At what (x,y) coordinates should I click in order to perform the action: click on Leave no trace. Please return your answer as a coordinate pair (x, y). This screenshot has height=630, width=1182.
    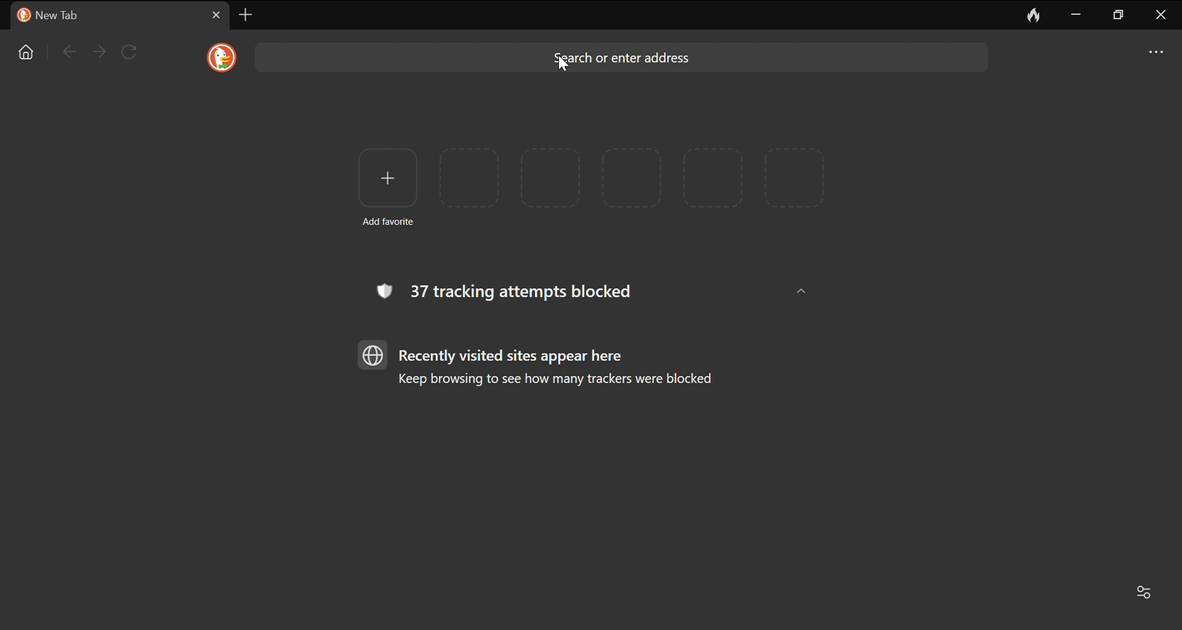
    Looking at the image, I should click on (1035, 14).